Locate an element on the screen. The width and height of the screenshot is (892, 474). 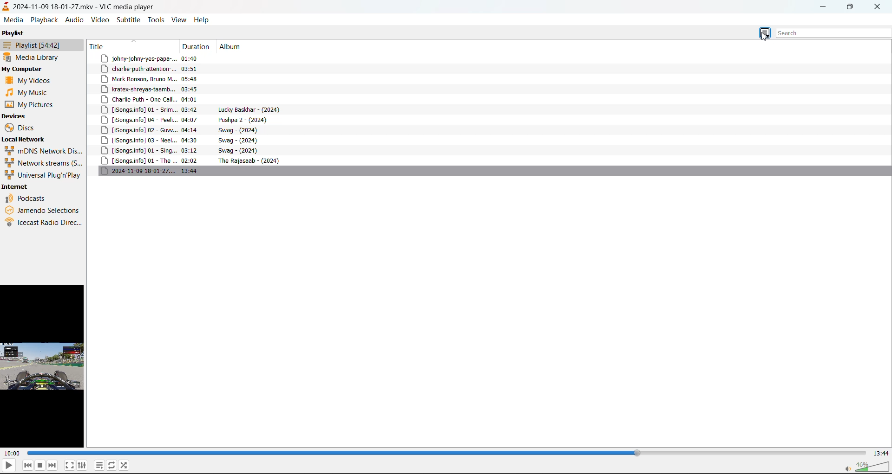
mdns network is located at coordinates (45, 151).